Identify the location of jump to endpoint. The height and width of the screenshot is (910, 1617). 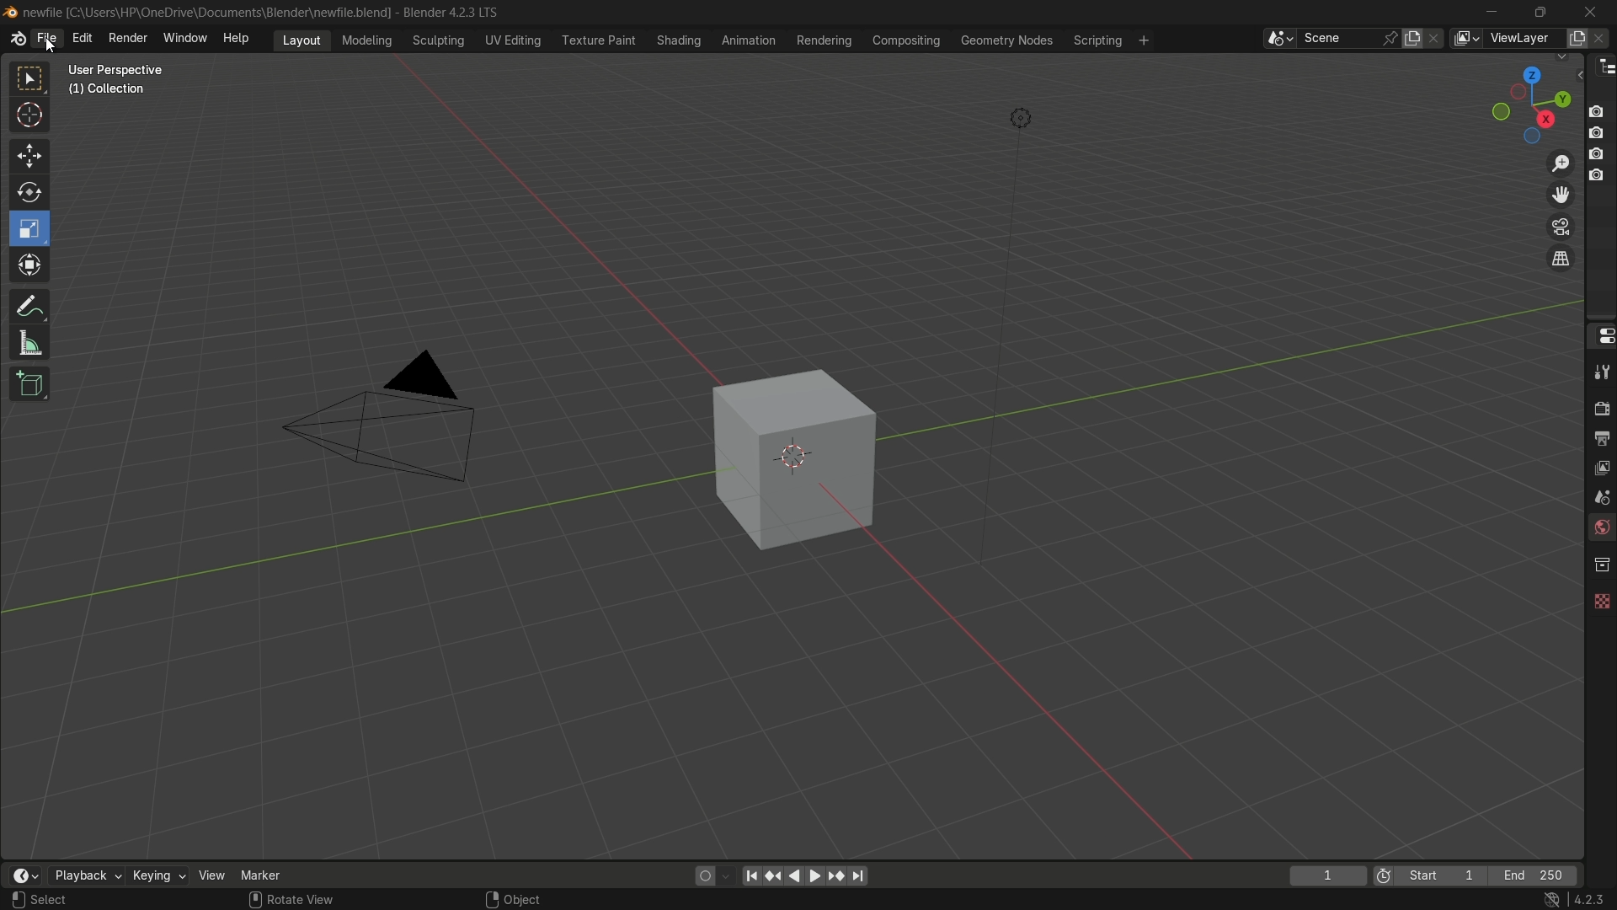
(859, 876).